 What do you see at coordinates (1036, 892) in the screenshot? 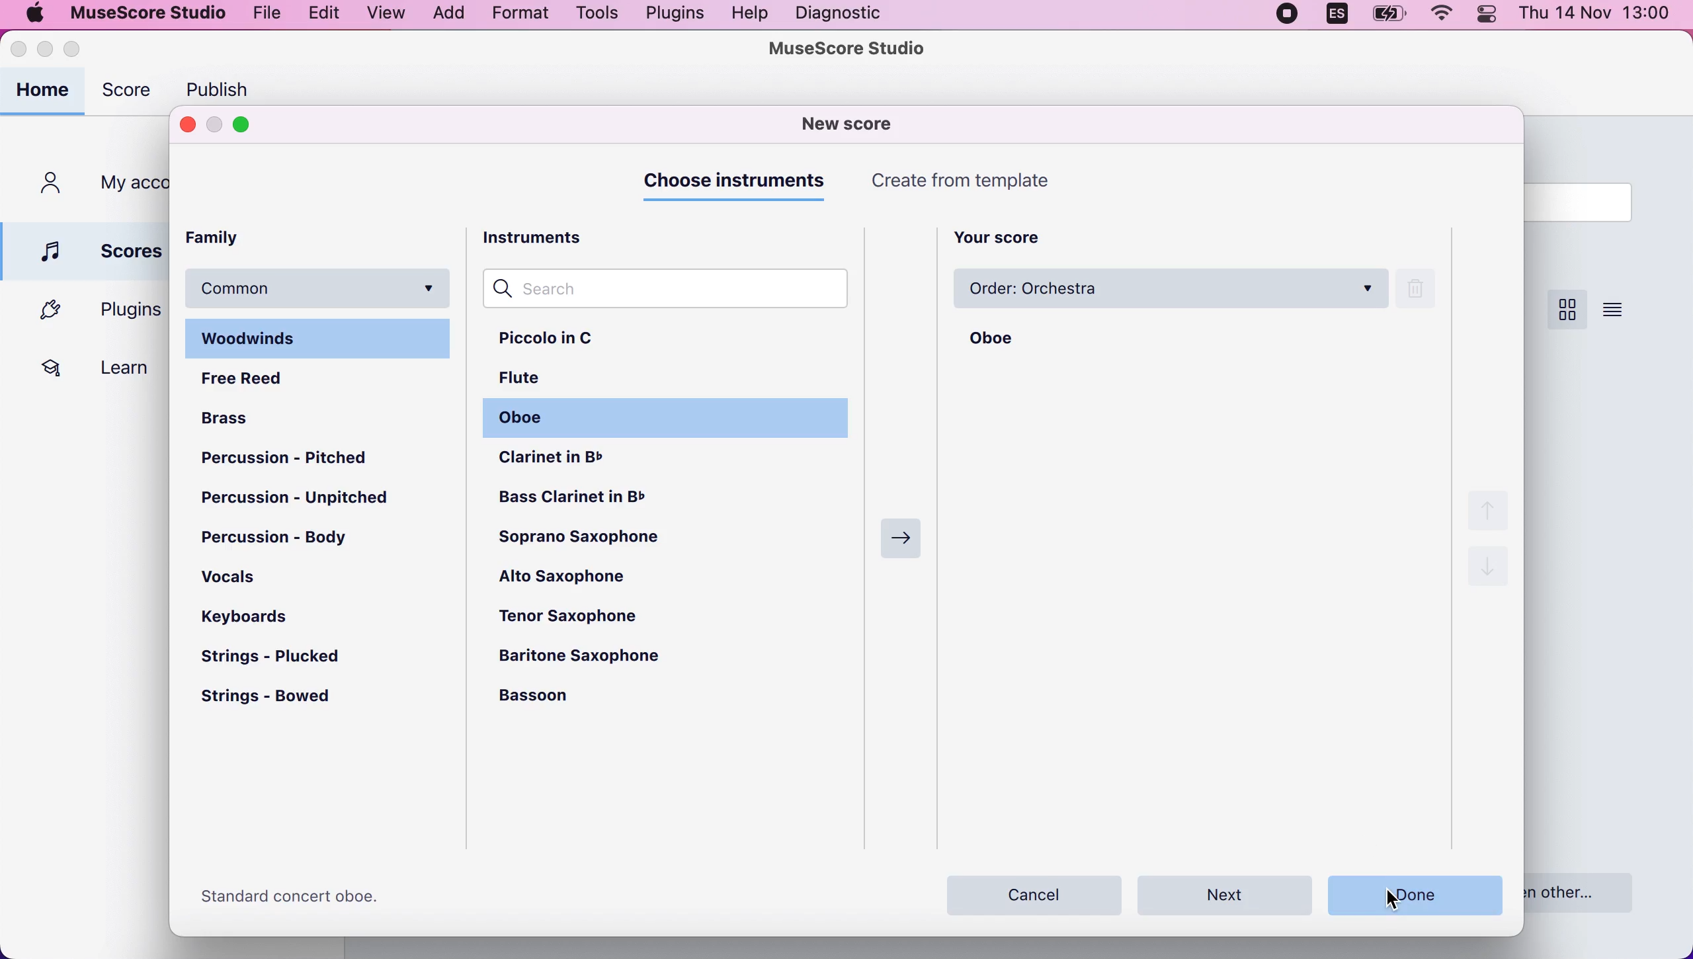
I see `cancel` at bounding box center [1036, 892].